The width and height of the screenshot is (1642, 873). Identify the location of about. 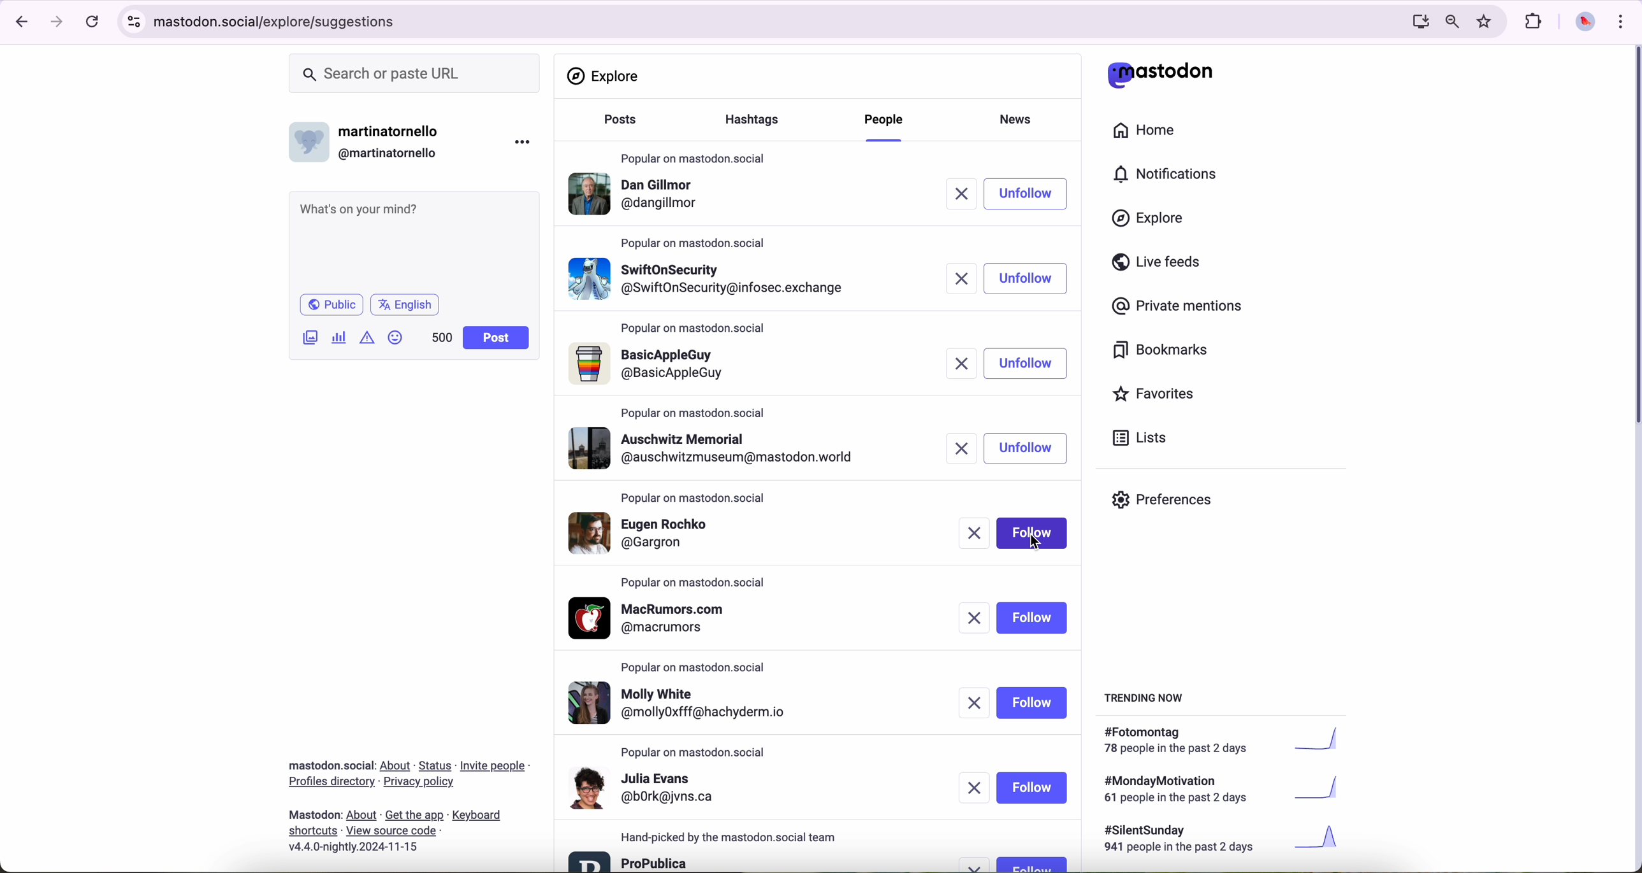
(409, 802).